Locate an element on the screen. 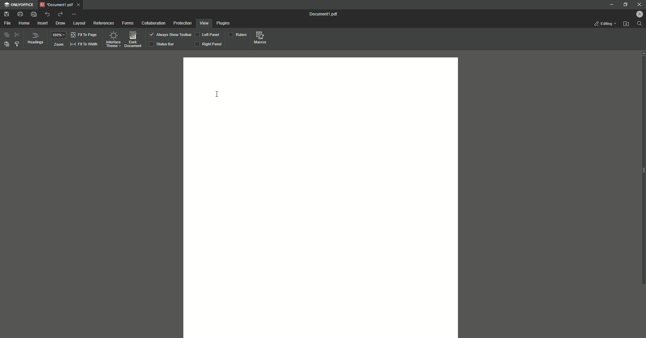 The height and width of the screenshot is (338, 646). Forms is located at coordinates (128, 23).